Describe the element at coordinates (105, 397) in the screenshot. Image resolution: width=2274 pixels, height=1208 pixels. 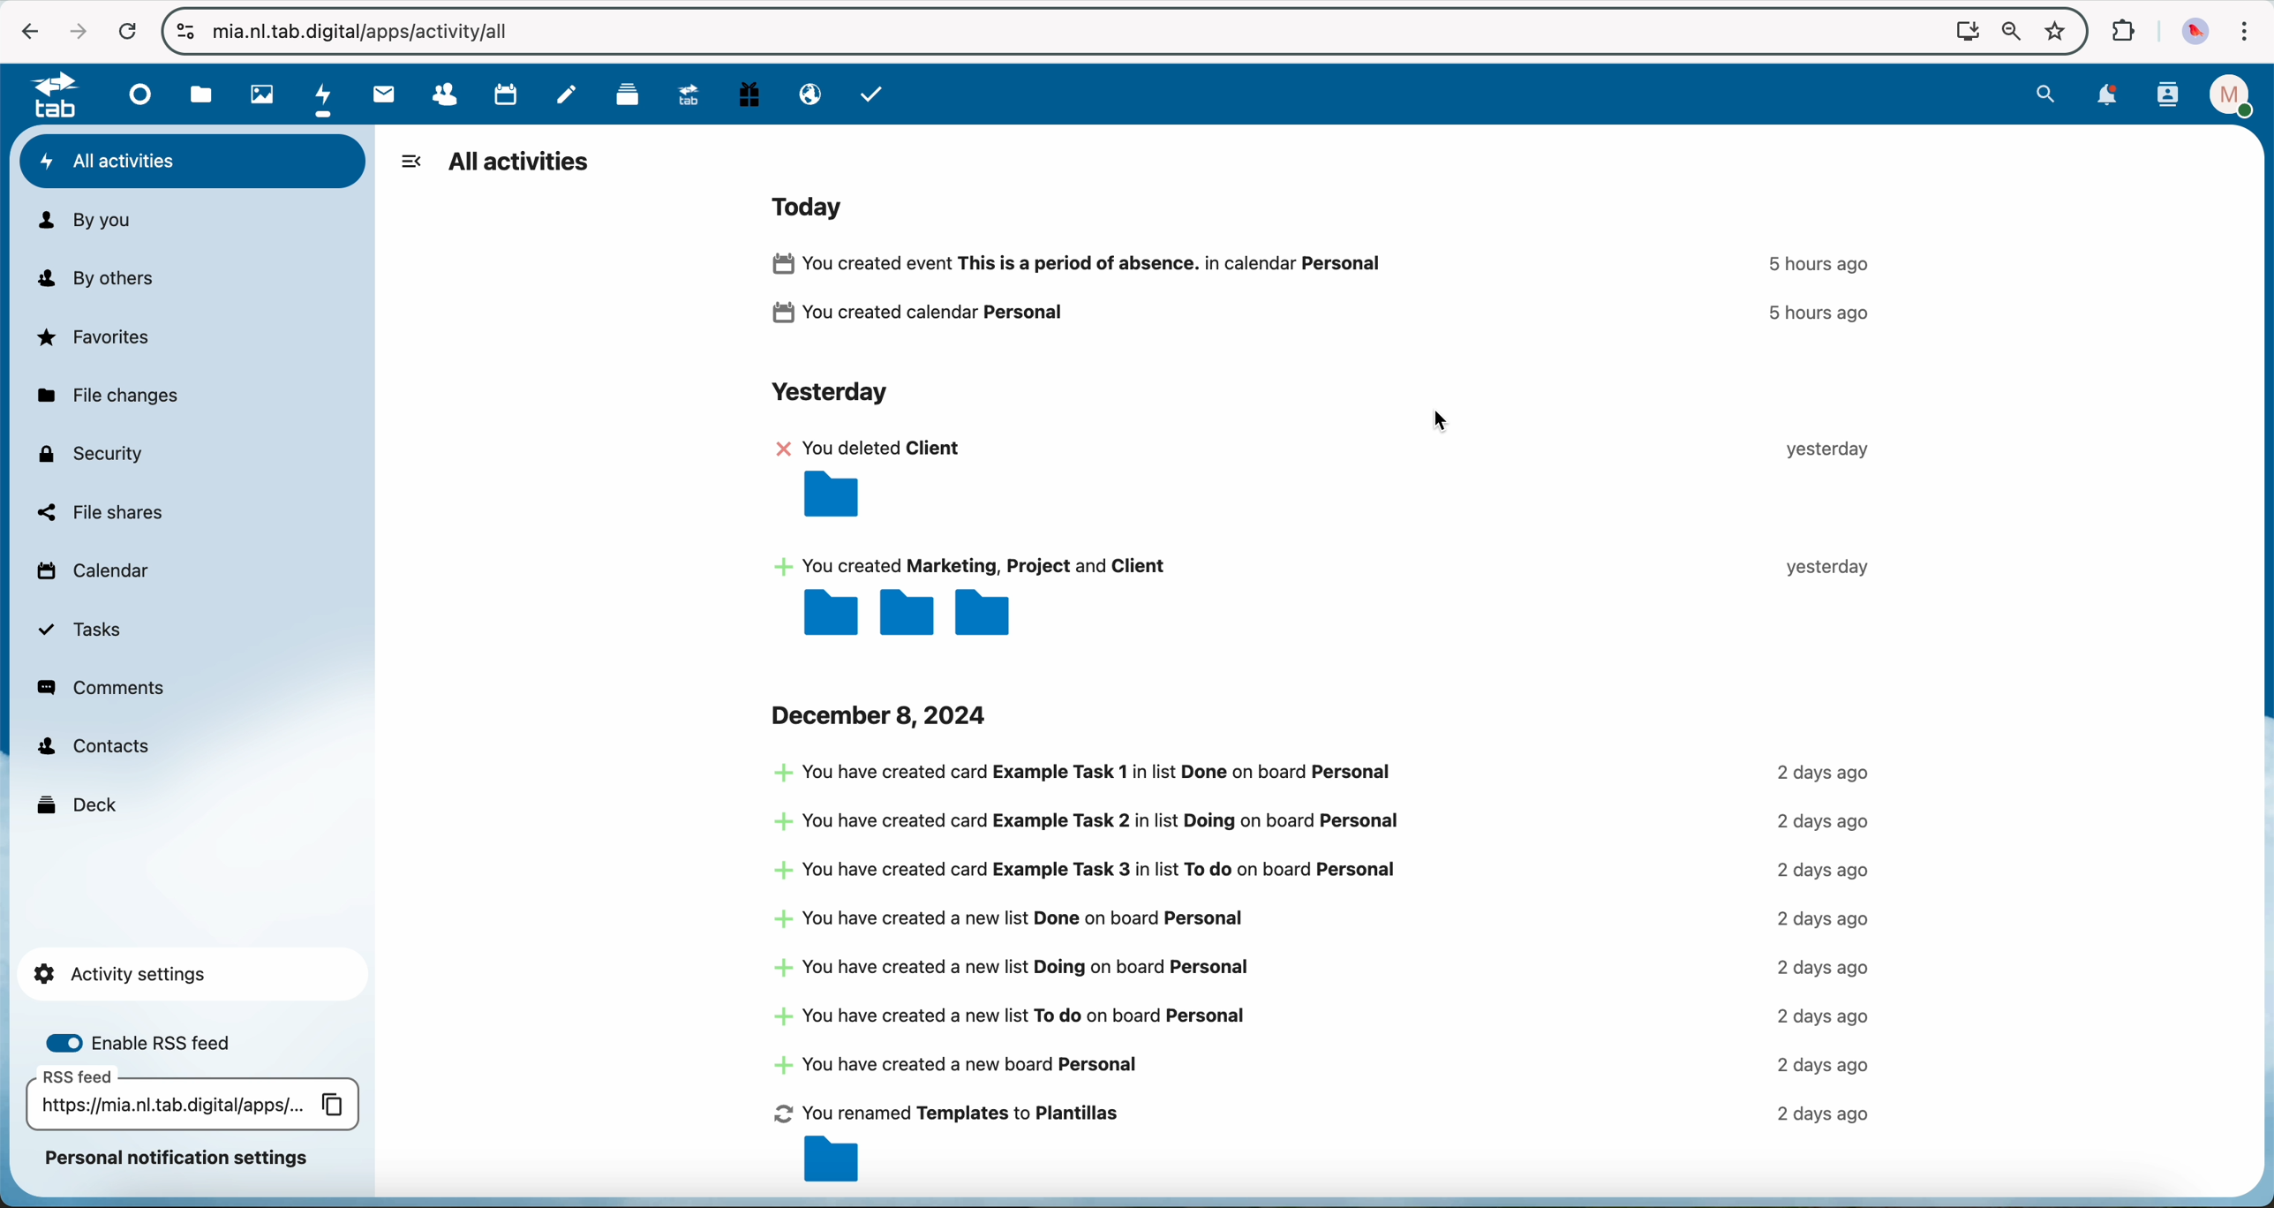
I see `file changes` at that location.